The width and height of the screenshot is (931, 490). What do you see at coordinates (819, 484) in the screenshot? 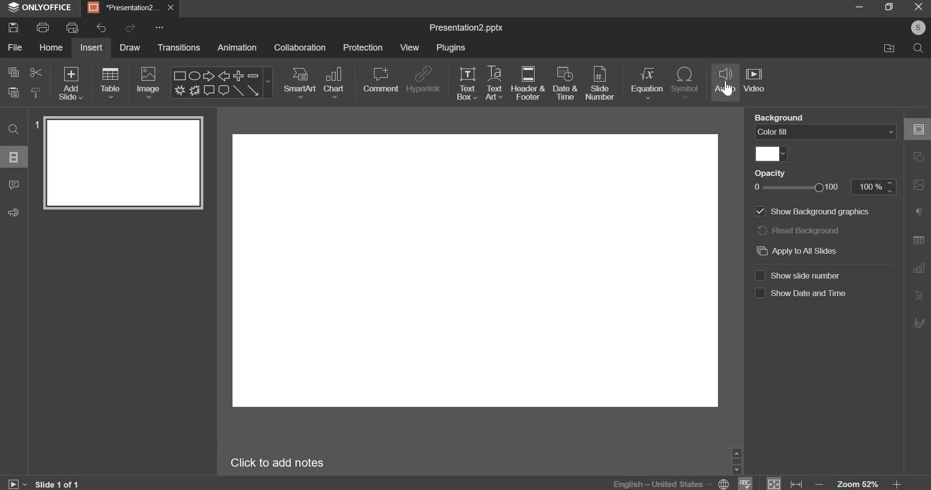
I see `decrease zoom` at bounding box center [819, 484].